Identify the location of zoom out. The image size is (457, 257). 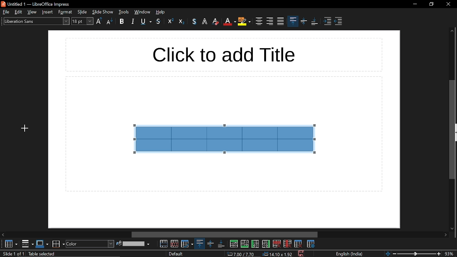
(395, 253).